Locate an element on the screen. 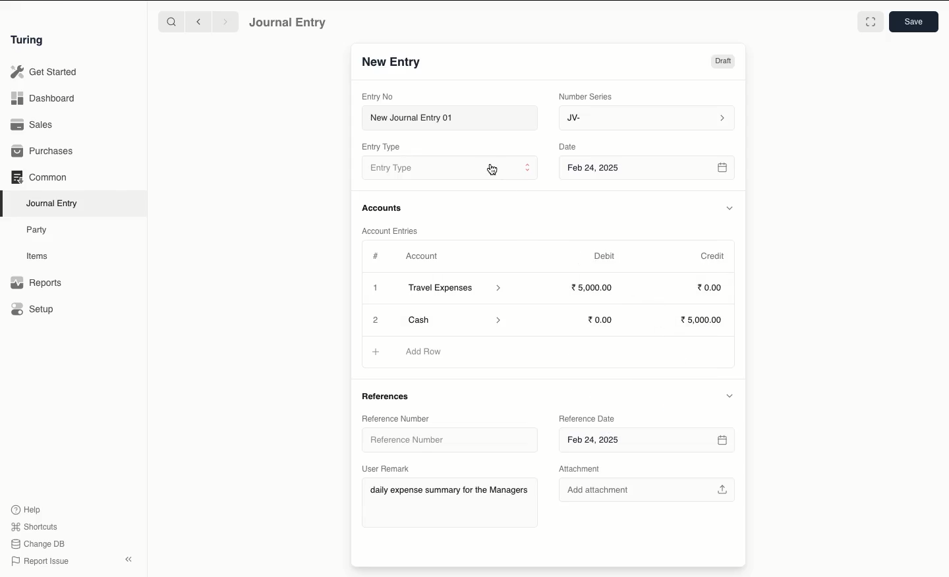 Image resolution: width=949 pixels, height=577 pixels. cursor is located at coordinates (492, 169).